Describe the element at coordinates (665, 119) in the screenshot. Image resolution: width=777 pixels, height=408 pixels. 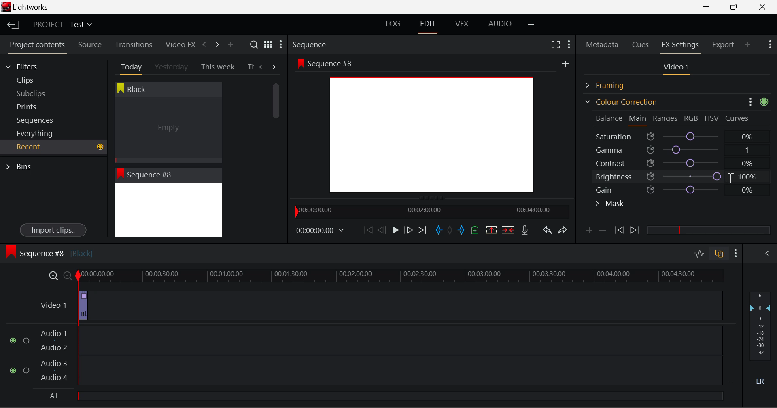
I see `Ranges` at that location.